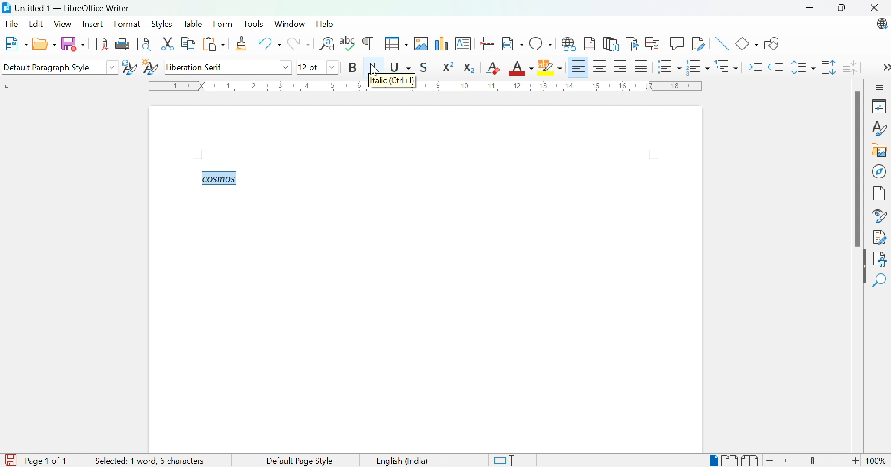 This screenshot has height=467, width=891. Describe the element at coordinates (74, 44) in the screenshot. I see `Save` at that location.